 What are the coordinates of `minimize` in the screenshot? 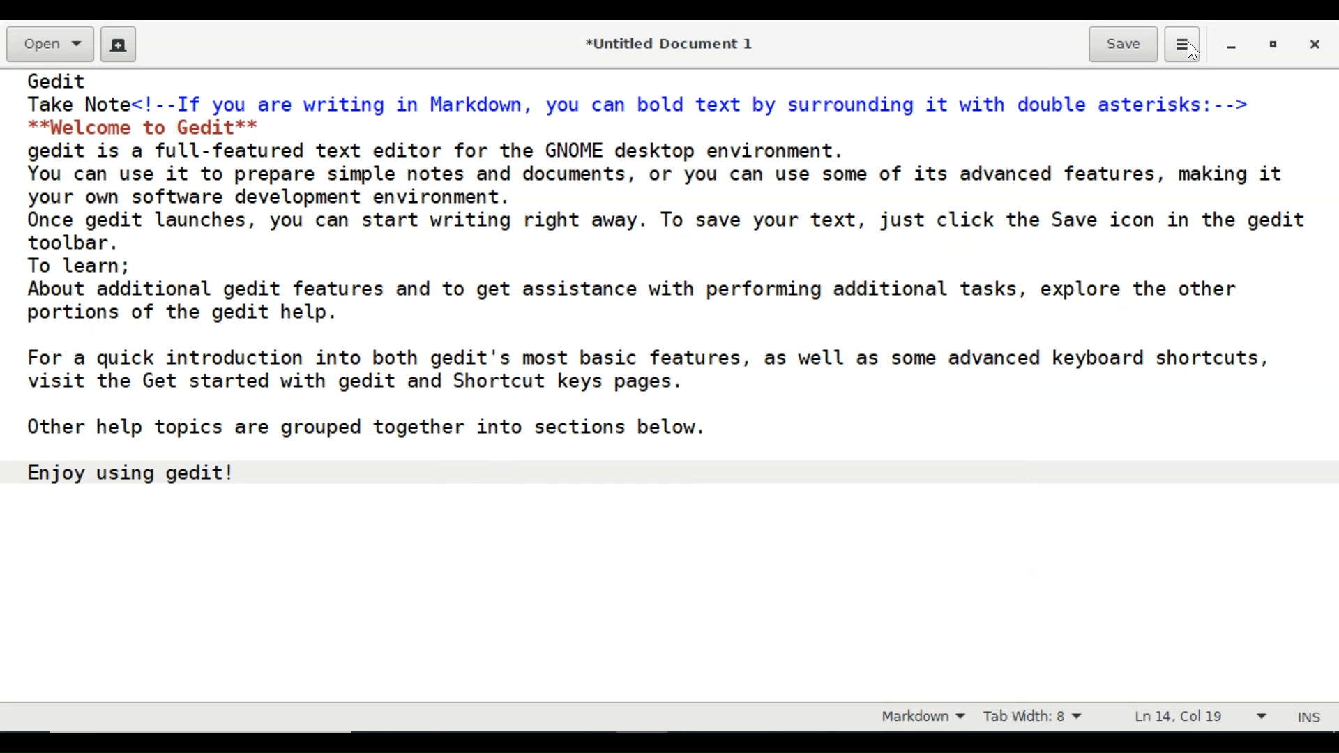 It's located at (1233, 47).